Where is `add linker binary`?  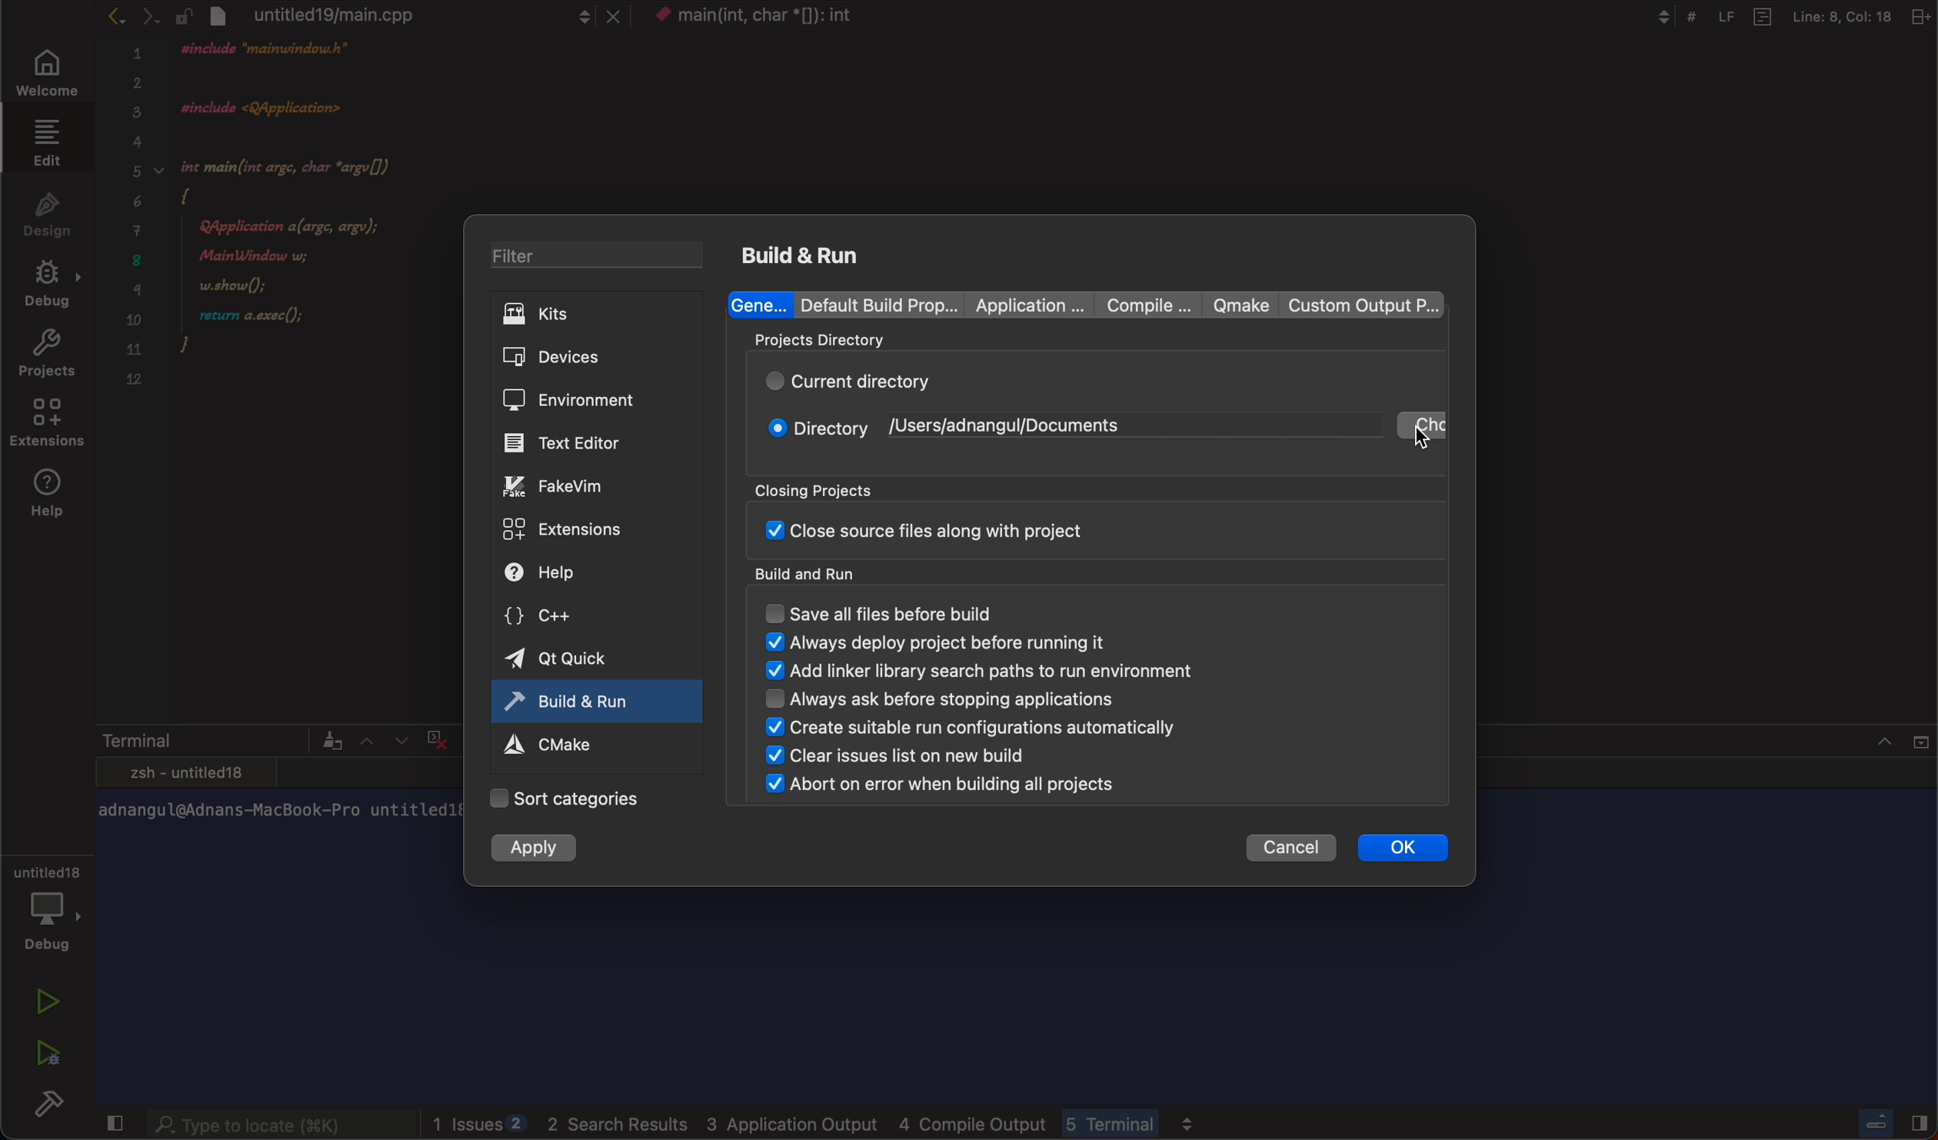 add linker binary is located at coordinates (972, 673).